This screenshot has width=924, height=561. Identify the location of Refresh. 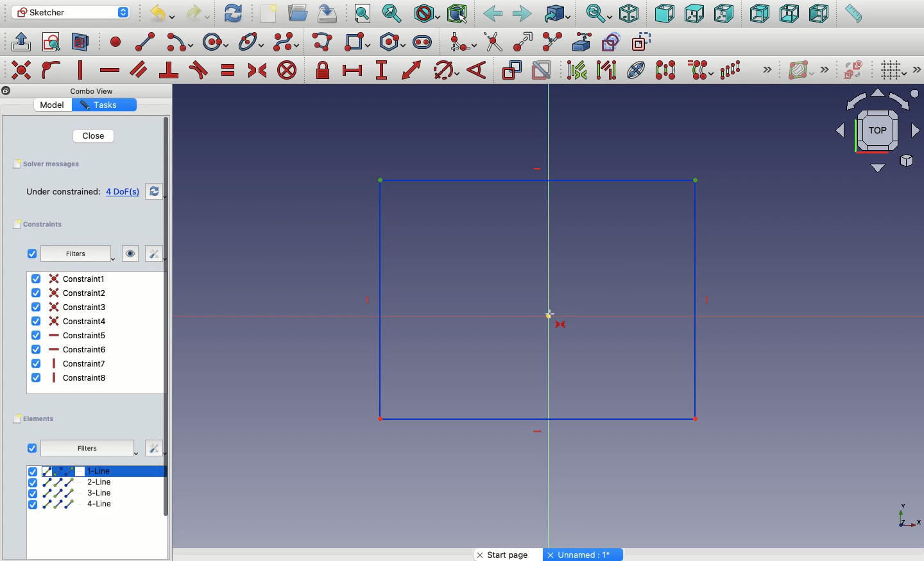
(233, 12).